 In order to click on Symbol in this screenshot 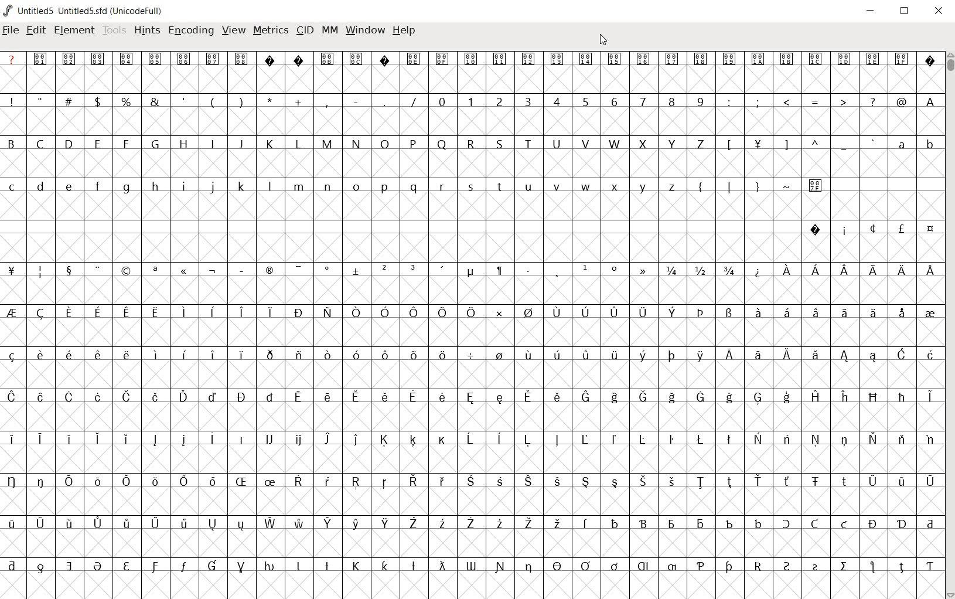, I will do `click(729, 314)`.